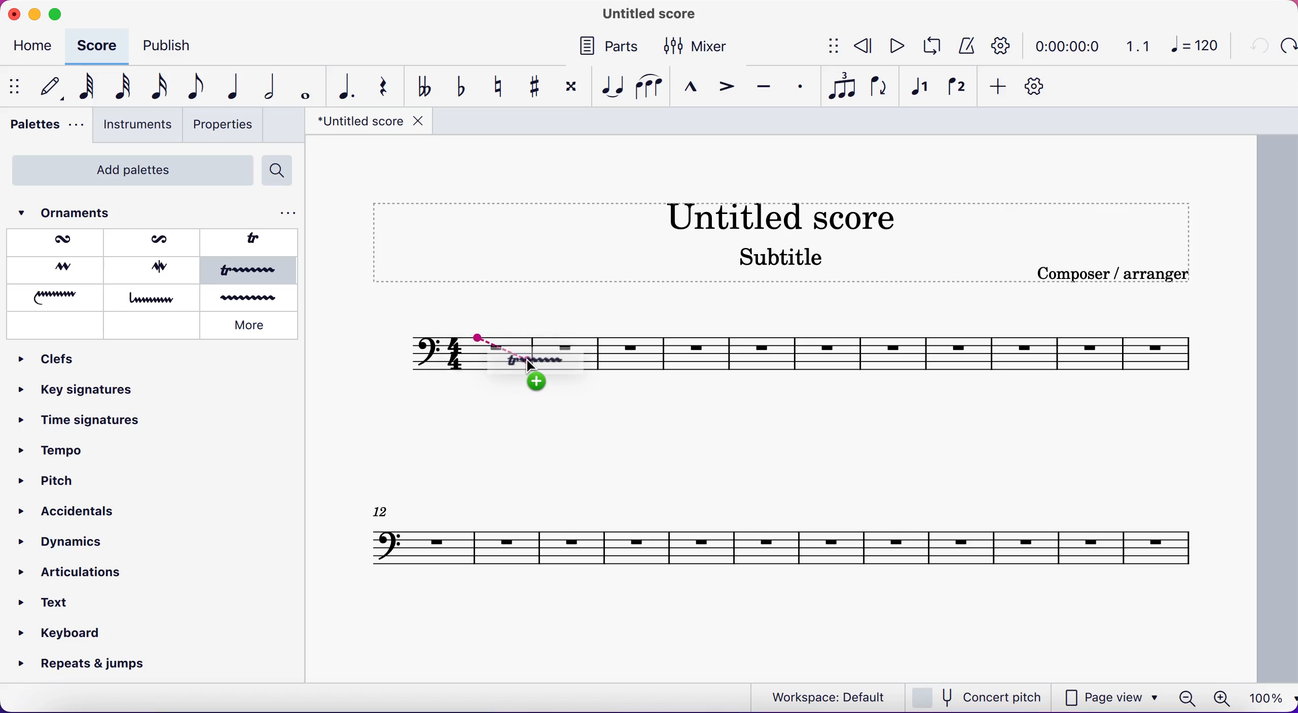 Image resolution: width=1298 pixels, height=713 pixels. Describe the element at coordinates (127, 170) in the screenshot. I see `add palettes` at that location.